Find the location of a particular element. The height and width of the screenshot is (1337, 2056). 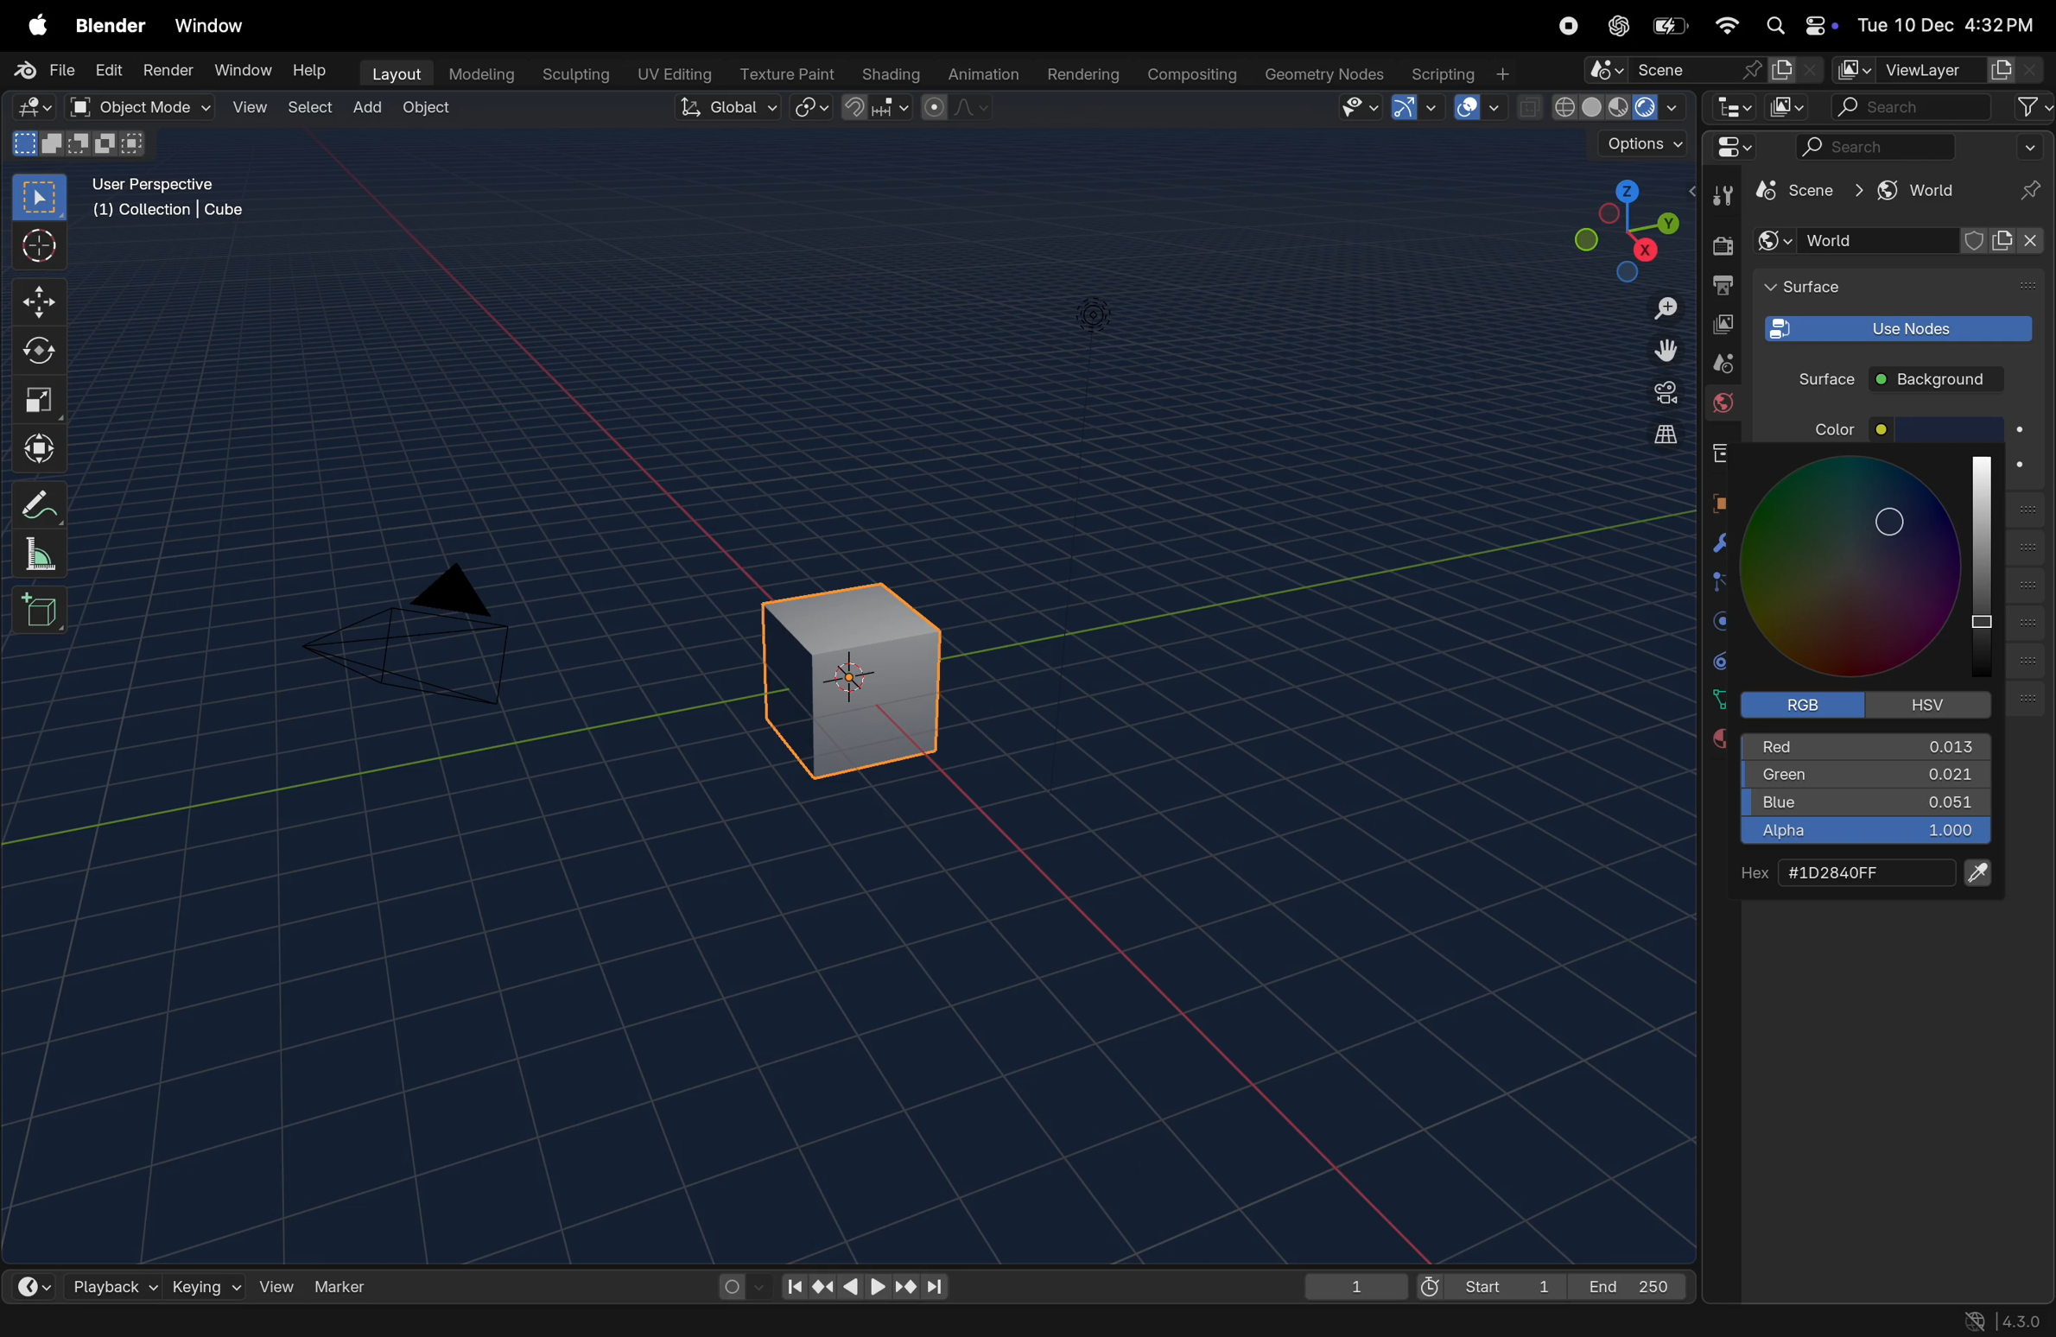

camera is located at coordinates (1655, 395).